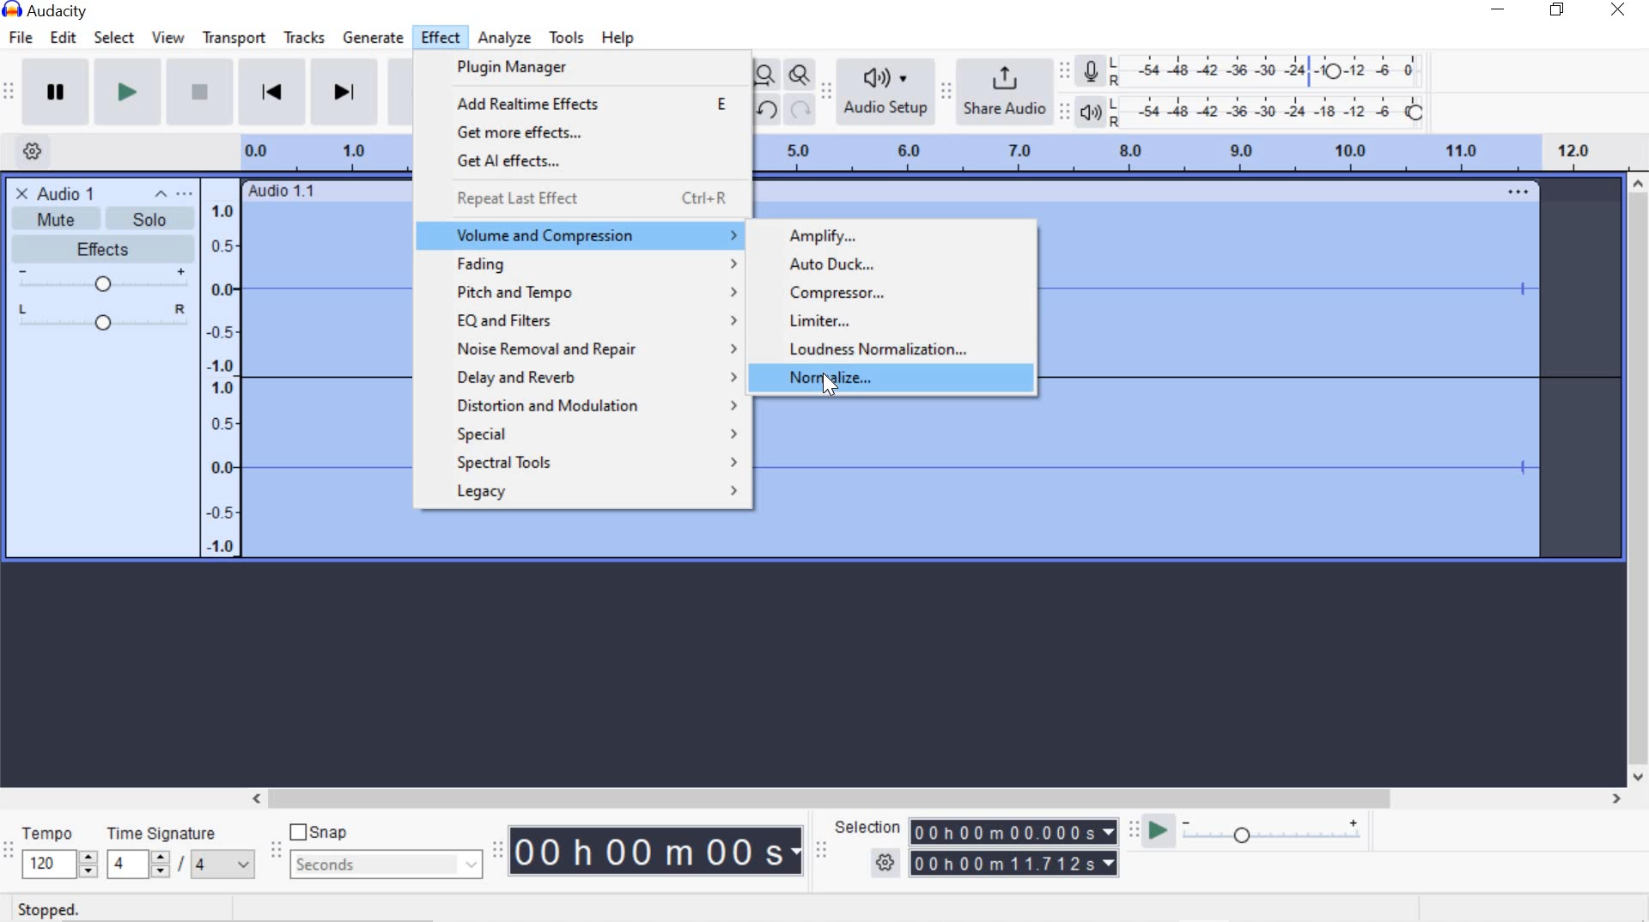 This screenshot has width=1649, height=922. Describe the element at coordinates (1153, 832) in the screenshot. I see `Play-at-speed` at that location.